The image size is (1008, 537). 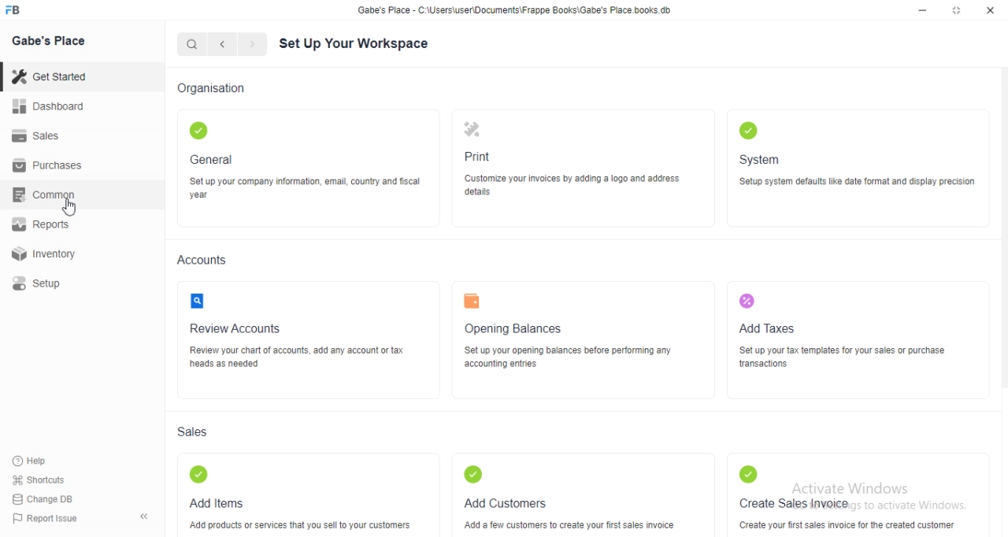 I want to click on cursor, so click(x=71, y=207).